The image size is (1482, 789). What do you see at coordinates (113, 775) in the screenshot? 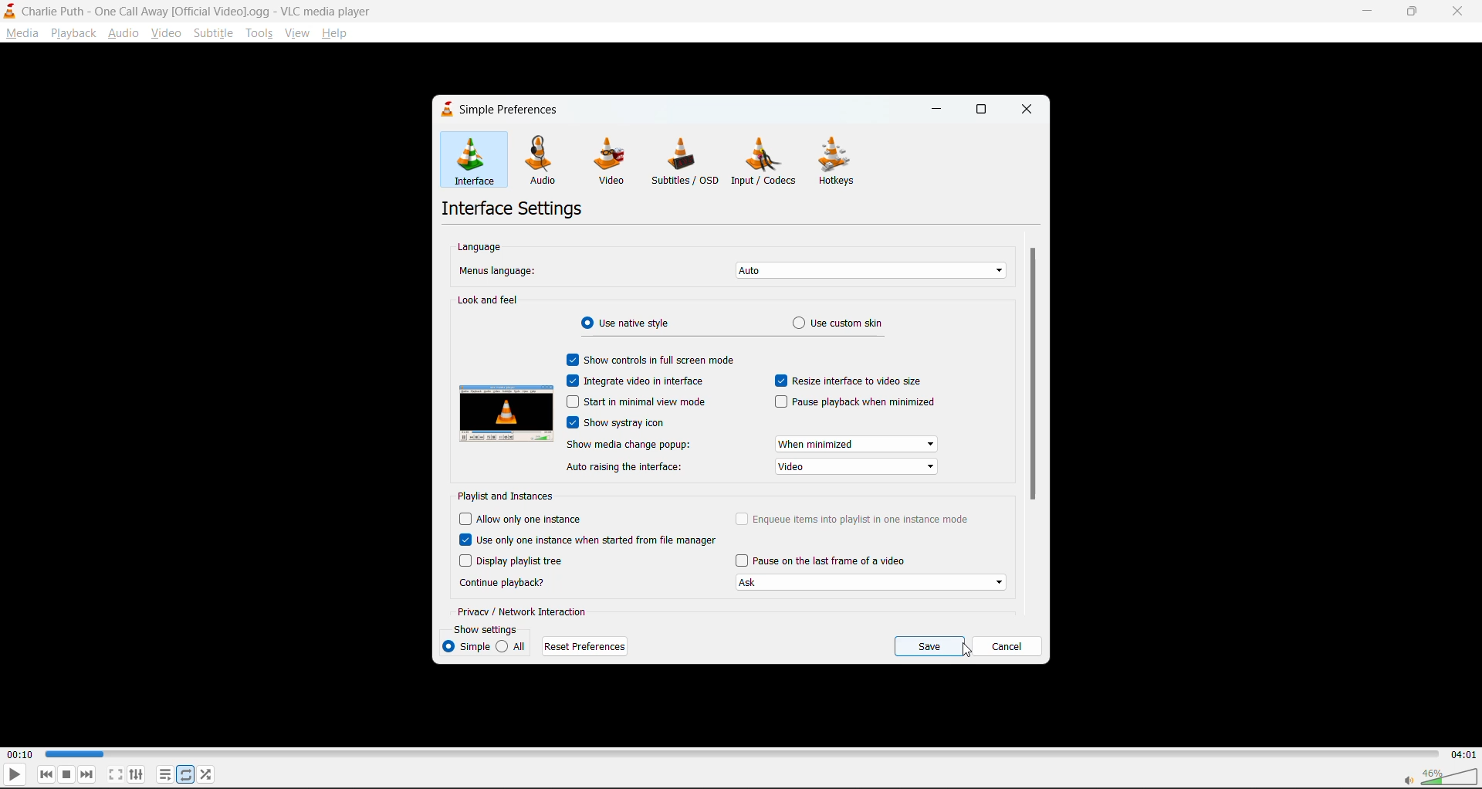
I see `fullscreen` at bounding box center [113, 775].